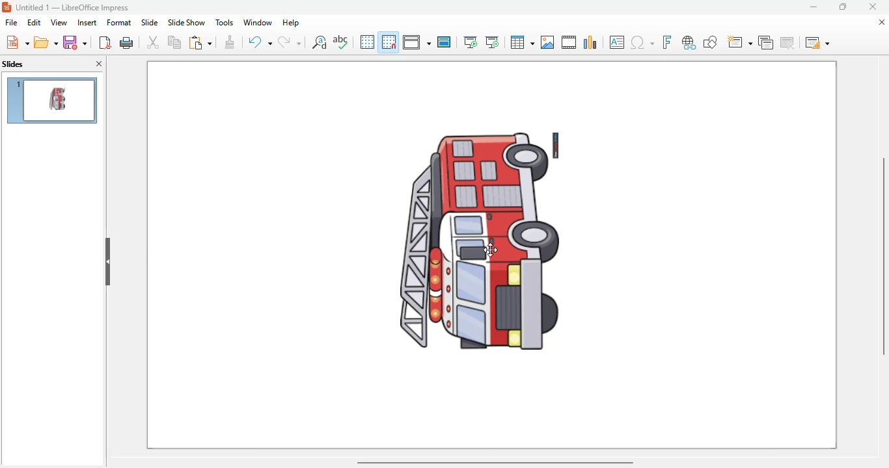  Describe the element at coordinates (105, 42) in the screenshot. I see `export directly as PDF` at that location.